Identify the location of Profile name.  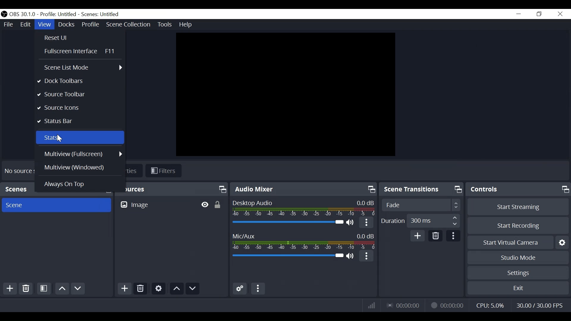
(59, 15).